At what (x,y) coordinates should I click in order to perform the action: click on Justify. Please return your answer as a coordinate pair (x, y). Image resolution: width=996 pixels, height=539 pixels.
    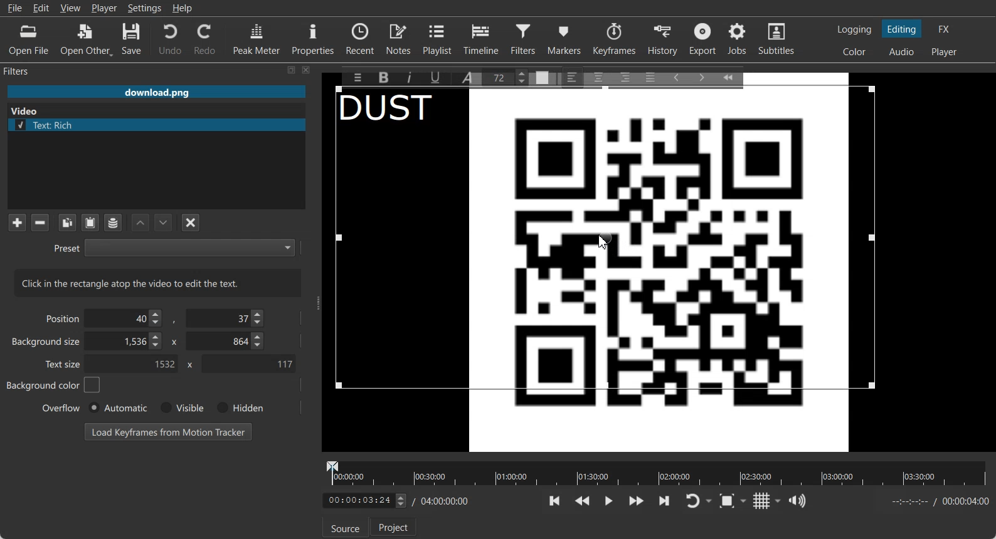
    Looking at the image, I should click on (650, 75).